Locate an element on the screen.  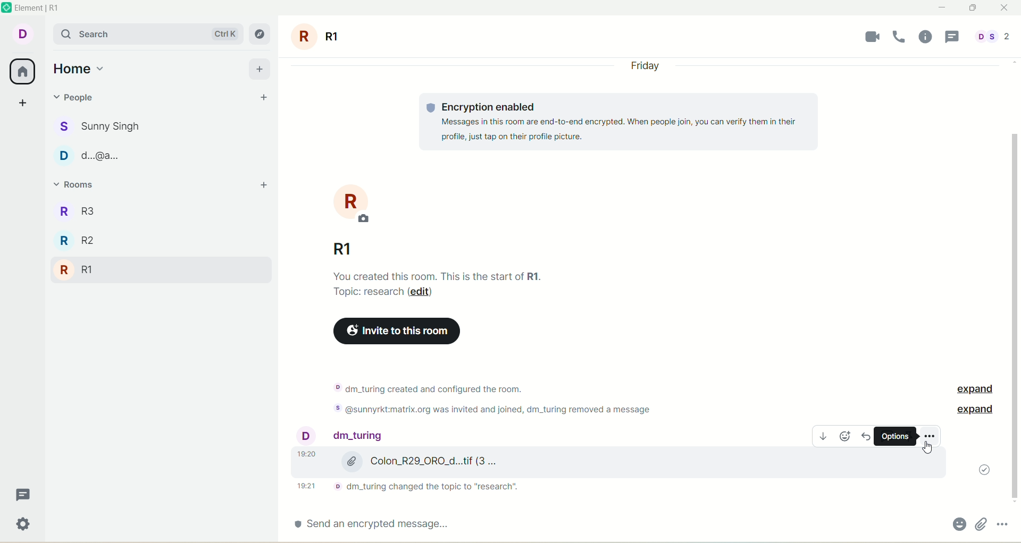
message sent is located at coordinates (985, 470).